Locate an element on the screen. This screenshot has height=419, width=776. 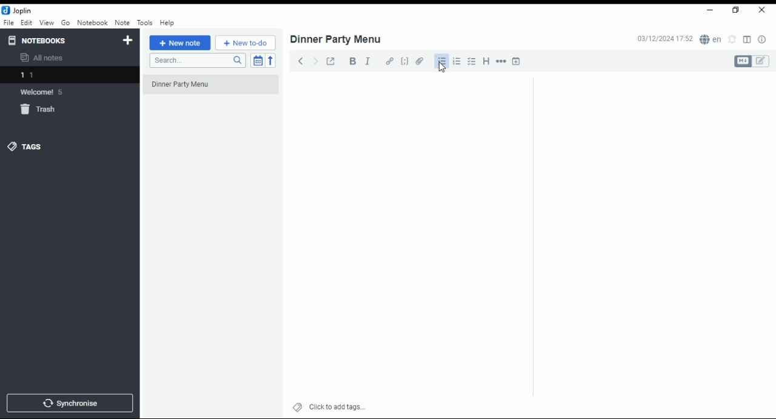
joplin is located at coordinates (18, 10).